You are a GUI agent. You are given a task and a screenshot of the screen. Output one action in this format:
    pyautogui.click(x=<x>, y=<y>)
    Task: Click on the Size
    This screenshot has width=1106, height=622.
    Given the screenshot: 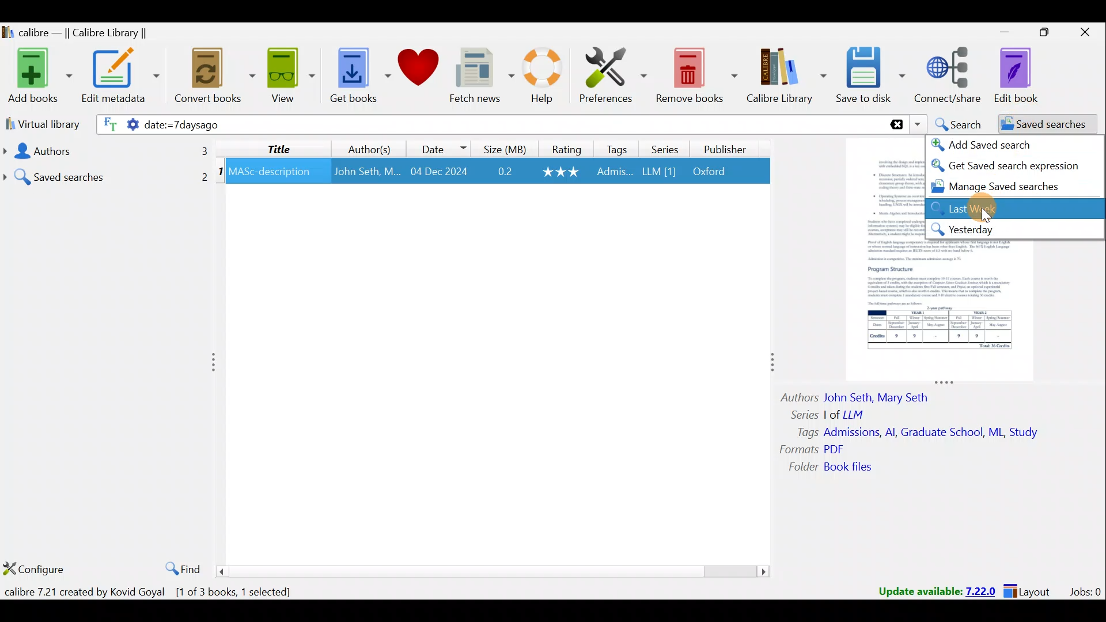 What is the action you would take?
    pyautogui.click(x=502, y=148)
    